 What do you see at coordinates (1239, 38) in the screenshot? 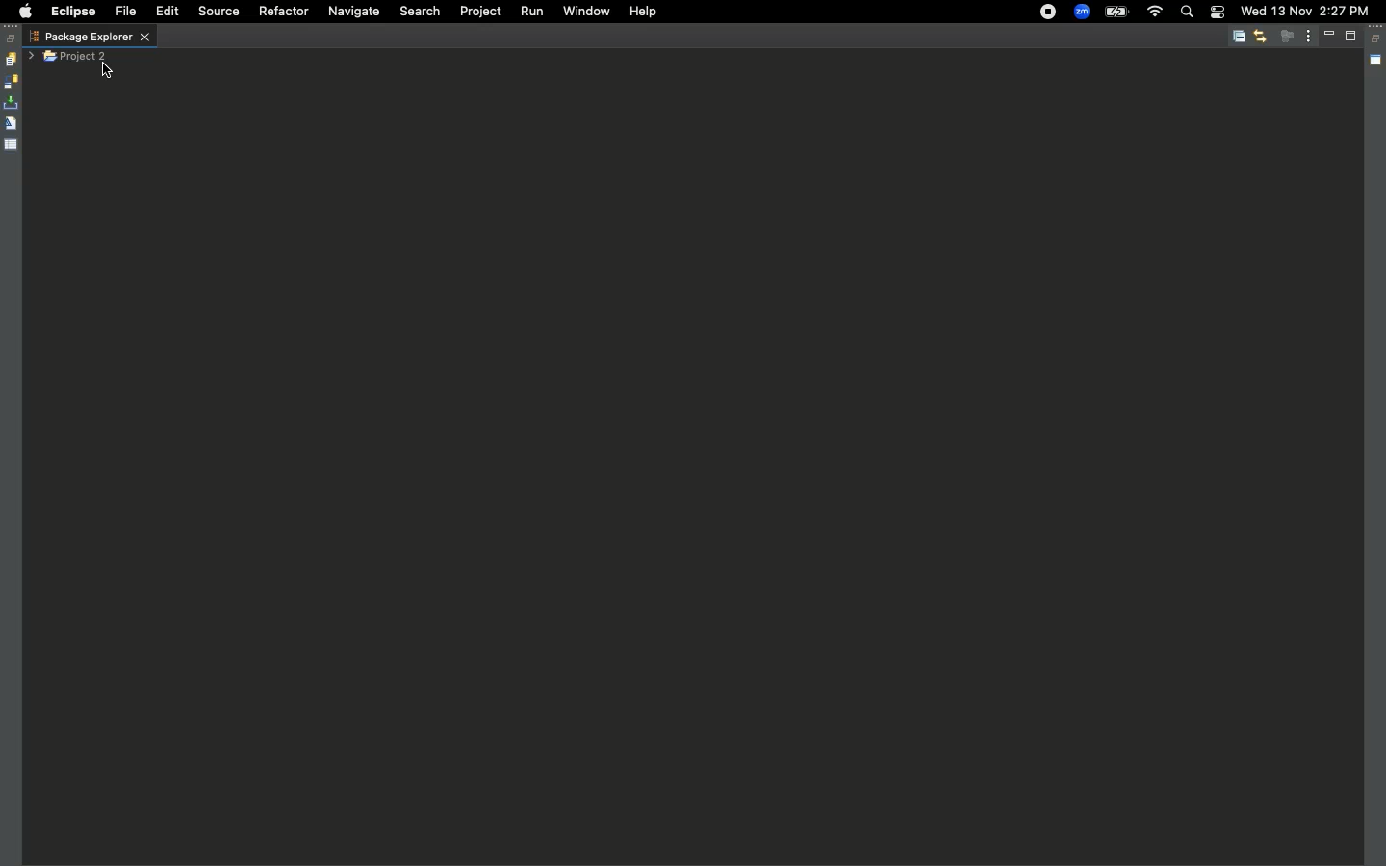
I see `Collapse all` at bounding box center [1239, 38].